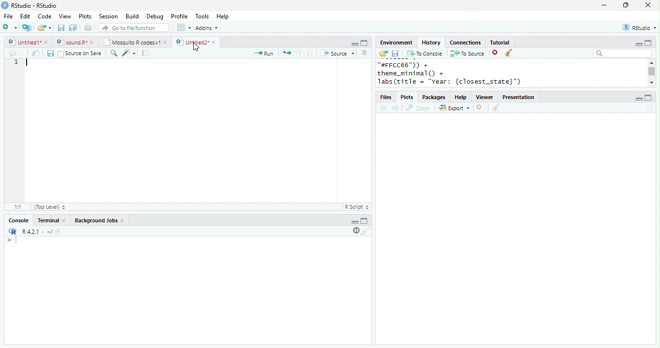 The image size is (660, 348). I want to click on Source, so click(337, 53).